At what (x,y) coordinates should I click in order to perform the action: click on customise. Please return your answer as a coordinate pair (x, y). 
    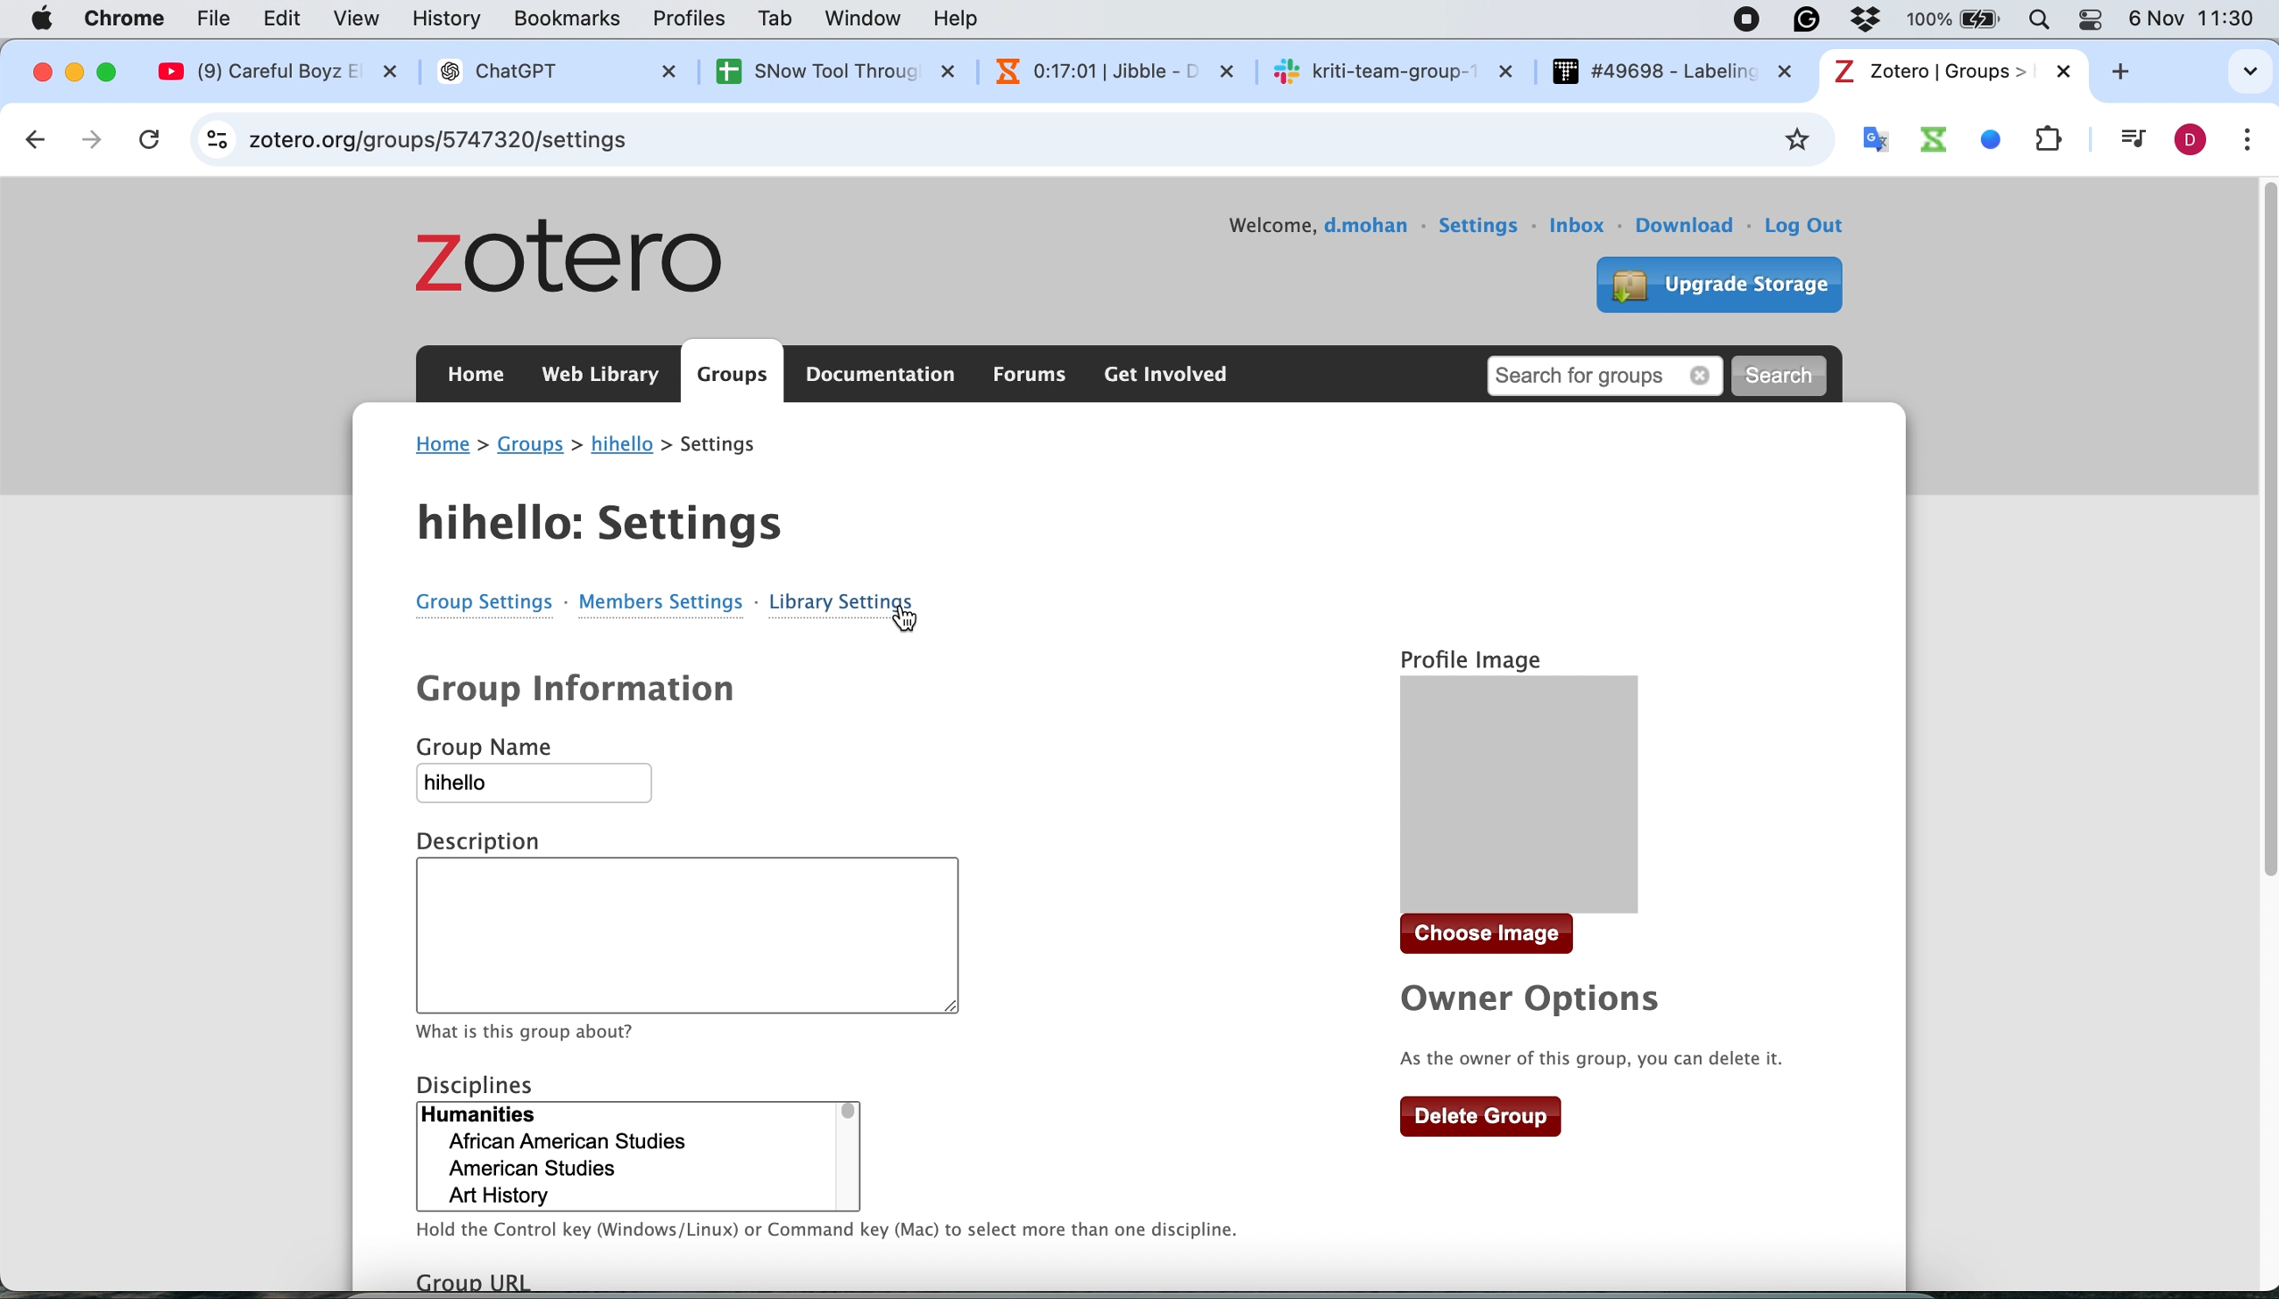
    Looking at the image, I should click on (2255, 141).